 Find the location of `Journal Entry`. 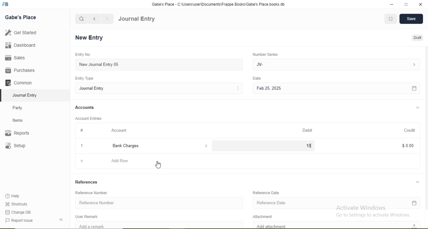

Journal Entry is located at coordinates (27, 94).